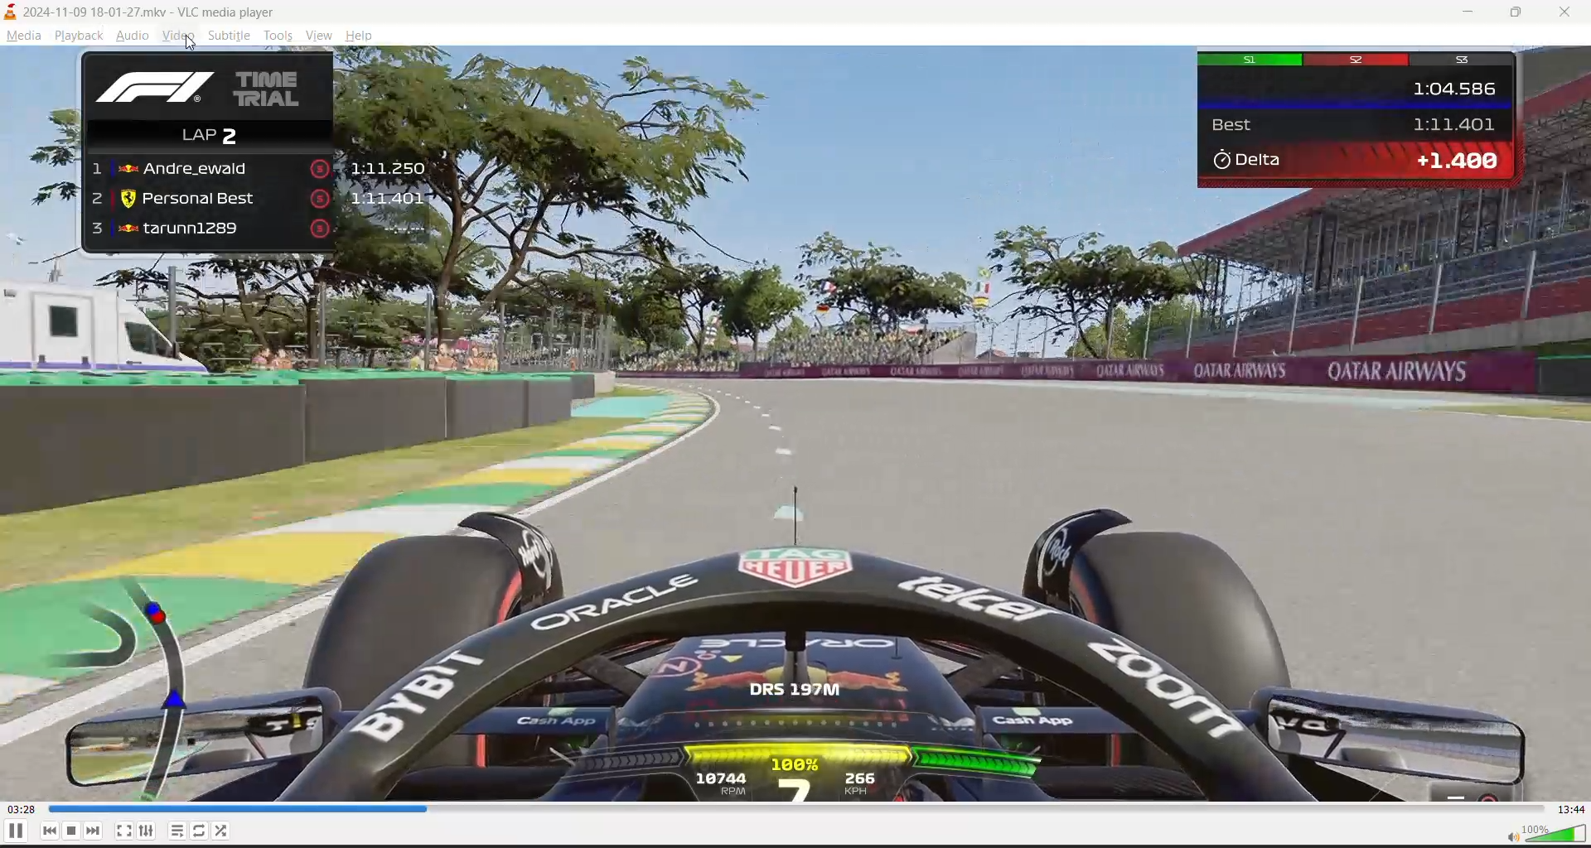 This screenshot has height=848, width=1591. I want to click on media, so click(30, 36).